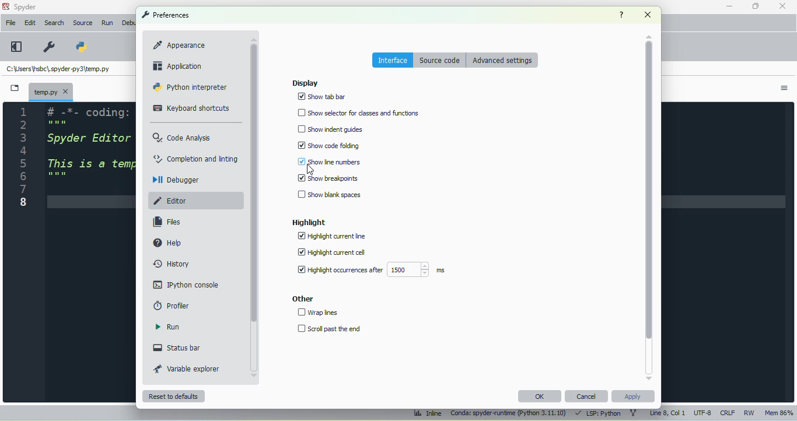  What do you see at coordinates (26, 7) in the screenshot?
I see `spyder` at bounding box center [26, 7].